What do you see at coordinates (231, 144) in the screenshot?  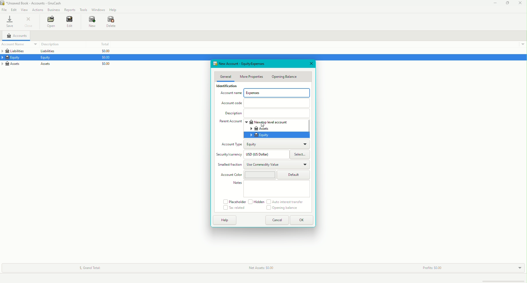 I see `Account Type` at bounding box center [231, 144].